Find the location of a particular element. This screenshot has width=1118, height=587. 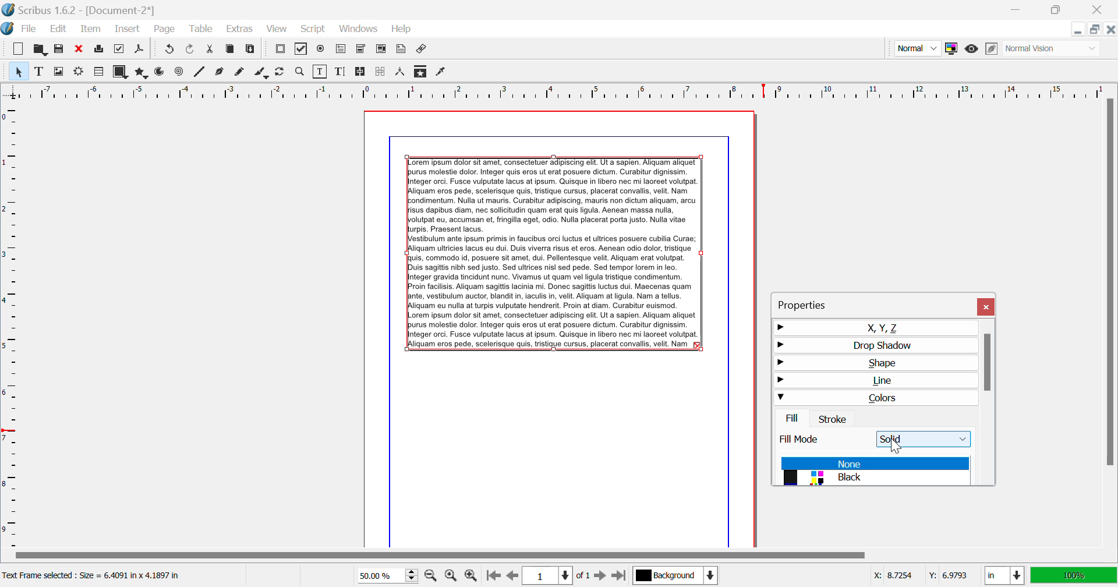

Toggle Color Management is located at coordinates (951, 48).